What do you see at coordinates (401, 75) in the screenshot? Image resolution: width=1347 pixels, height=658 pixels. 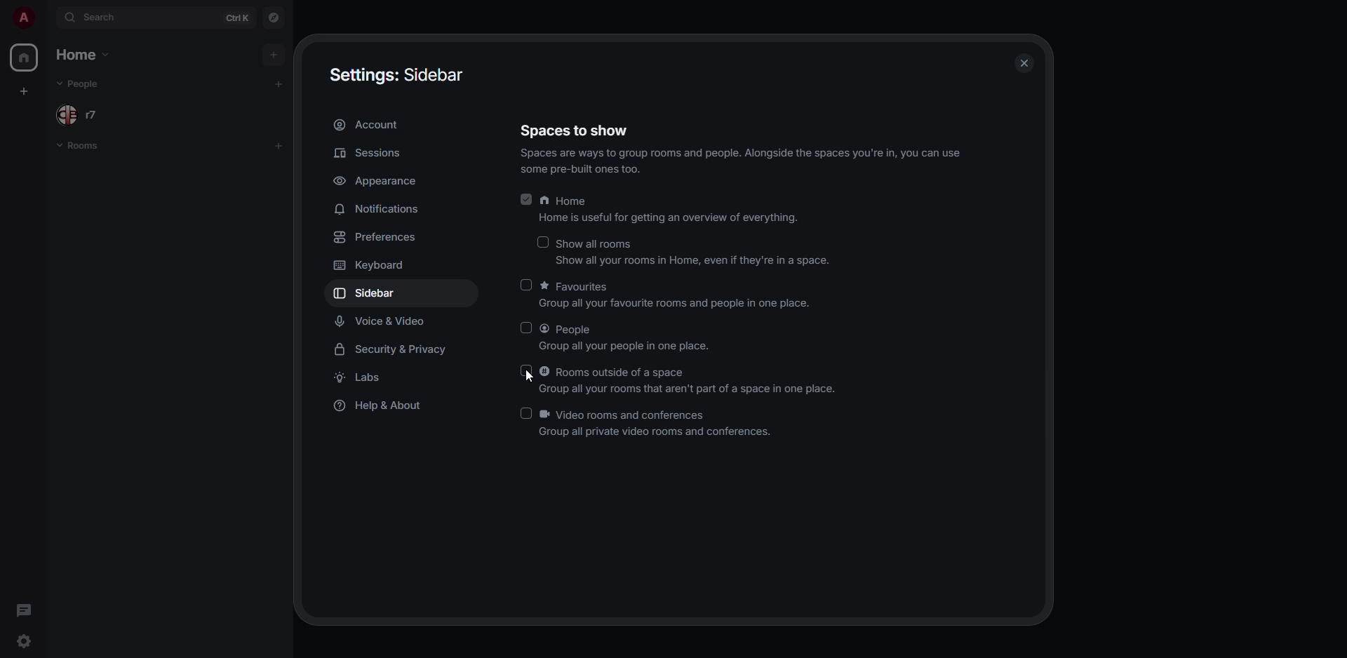 I see `settings sidebar` at bounding box center [401, 75].